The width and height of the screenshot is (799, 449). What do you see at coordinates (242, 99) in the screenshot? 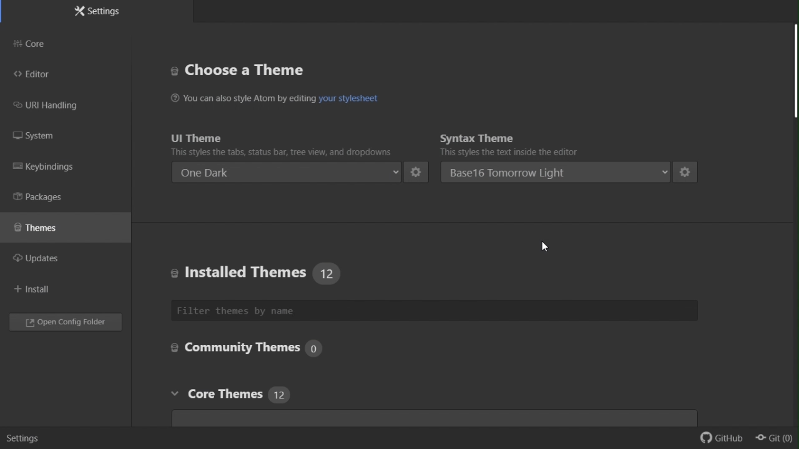
I see `You can also style Atom by editing` at bounding box center [242, 99].